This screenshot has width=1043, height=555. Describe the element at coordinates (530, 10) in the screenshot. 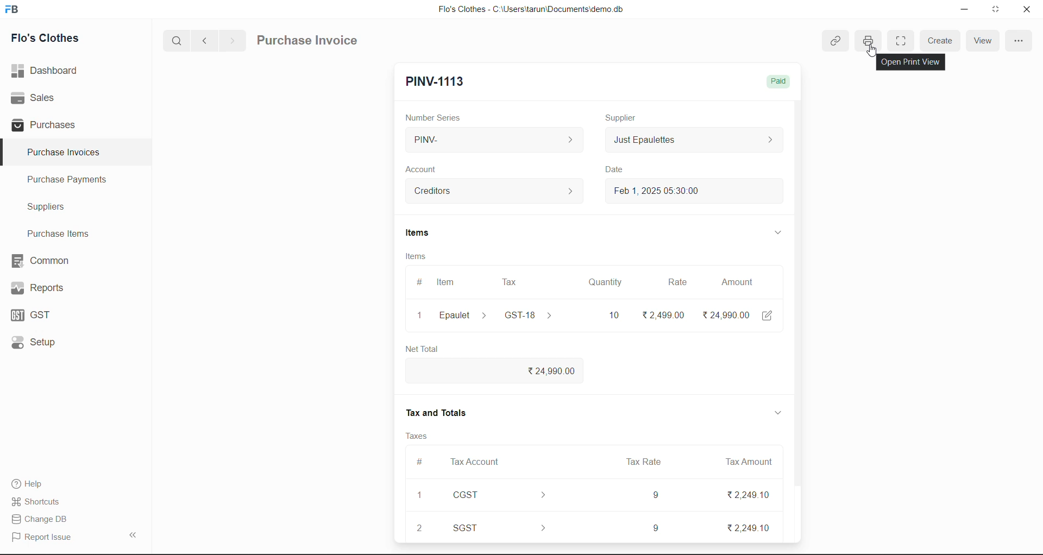

I see `Flo's Clothes - C:\Users\tarun\Documents\demo.db` at that location.